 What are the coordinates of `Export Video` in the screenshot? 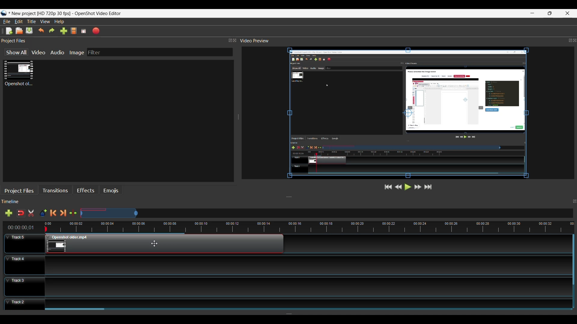 It's located at (96, 31).